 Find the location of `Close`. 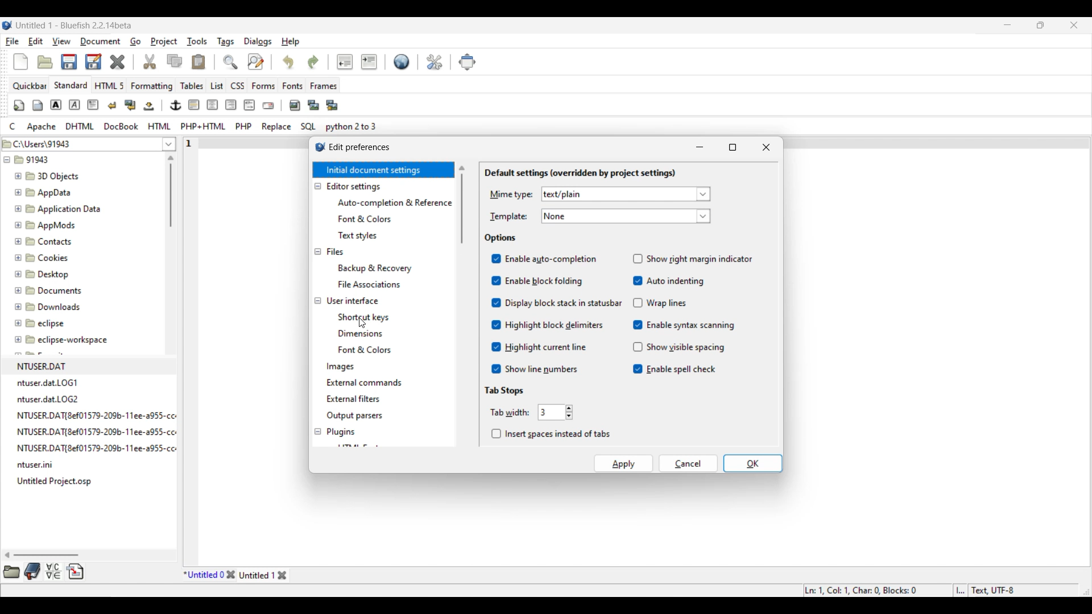

Close is located at coordinates (766, 147).